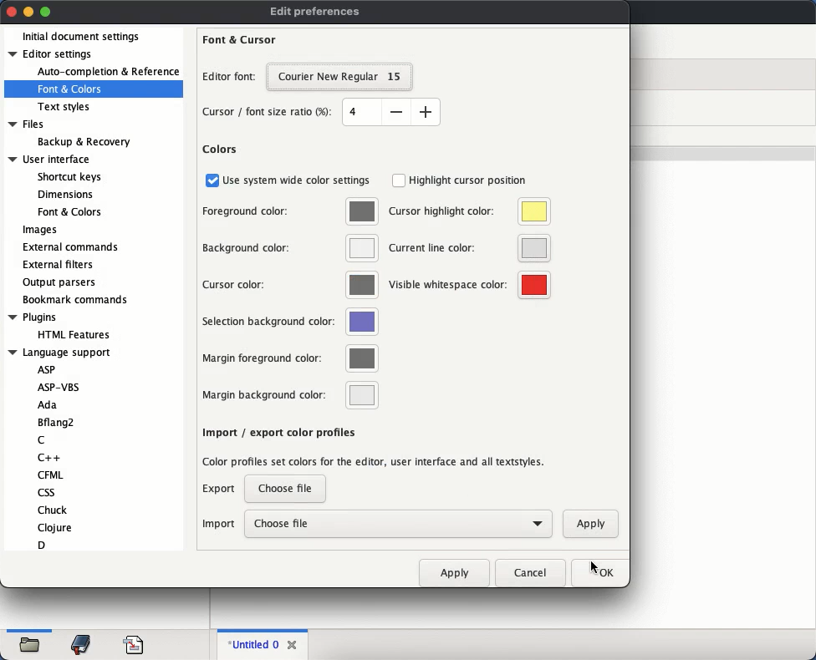 The image size is (816, 660). What do you see at coordinates (54, 53) in the screenshot?
I see `editor settings` at bounding box center [54, 53].